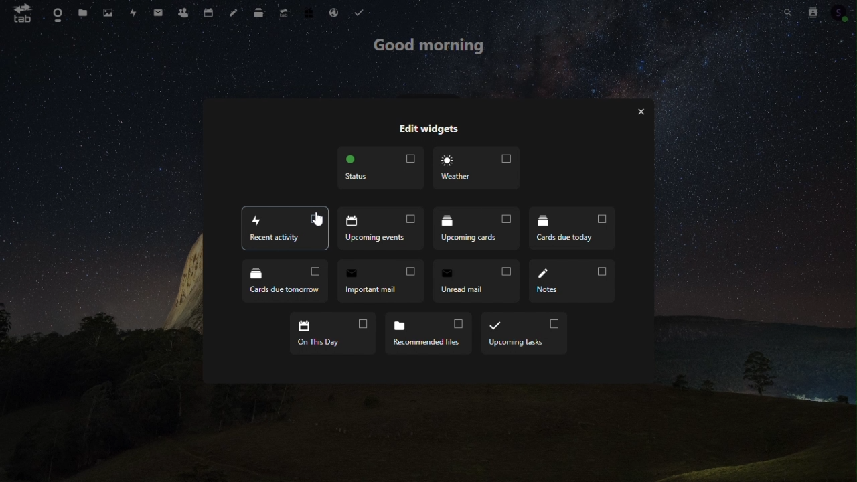  I want to click on Recommended files, so click(428, 331).